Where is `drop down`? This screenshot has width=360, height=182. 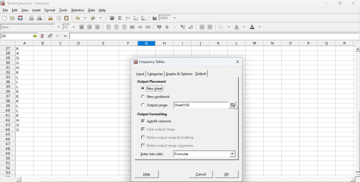 drop down is located at coordinates (74, 27).